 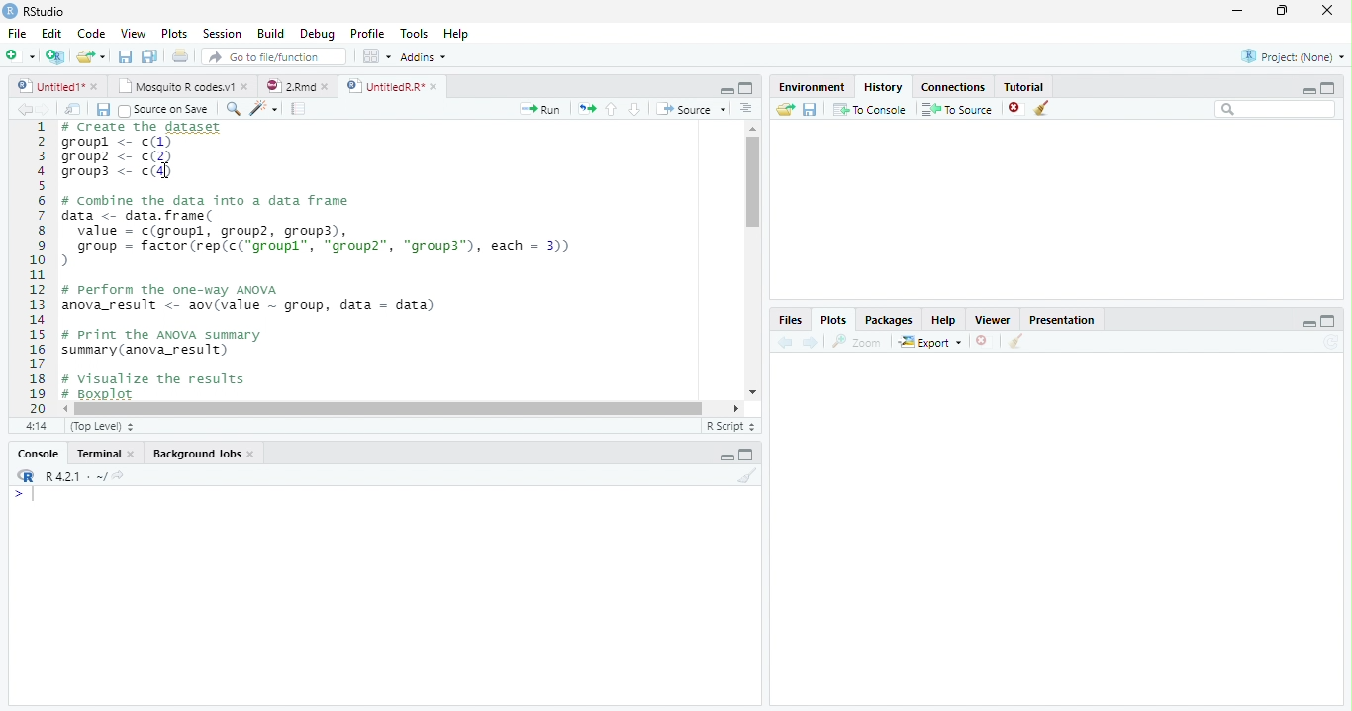 What do you see at coordinates (58, 86) in the screenshot?
I see `Untitled` at bounding box center [58, 86].